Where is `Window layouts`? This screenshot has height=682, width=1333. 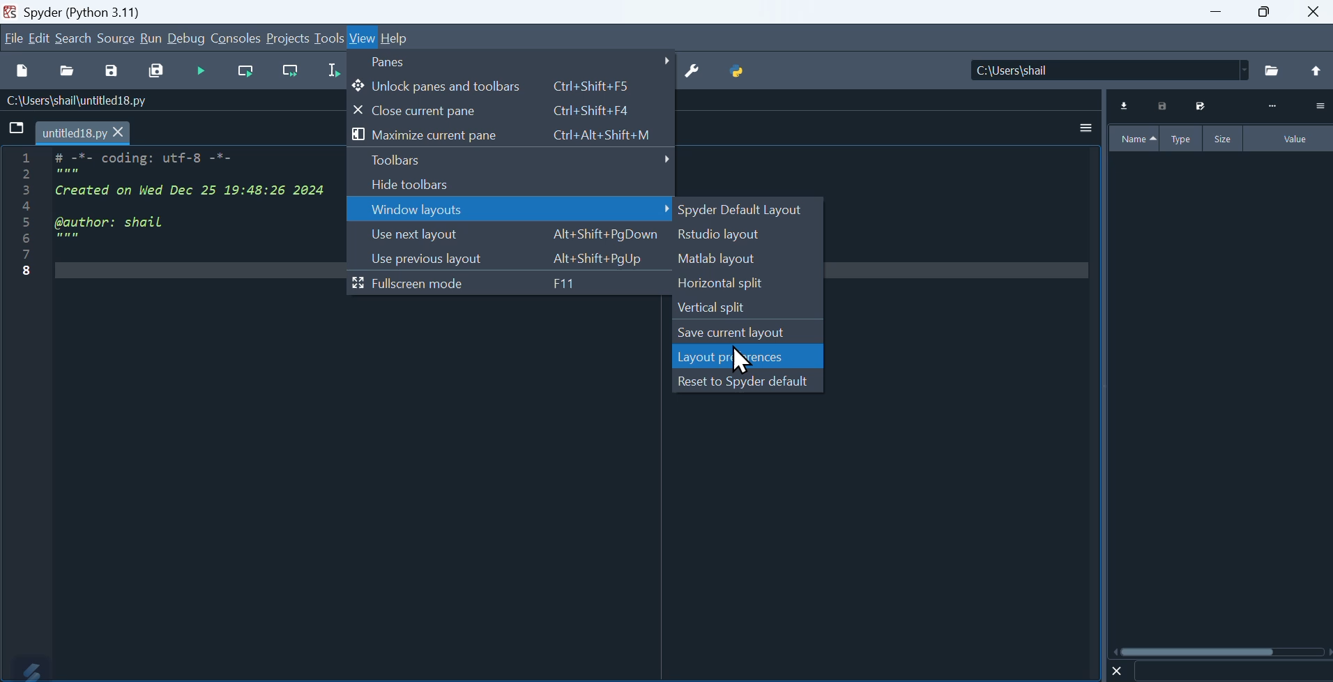 Window layouts is located at coordinates (511, 209).